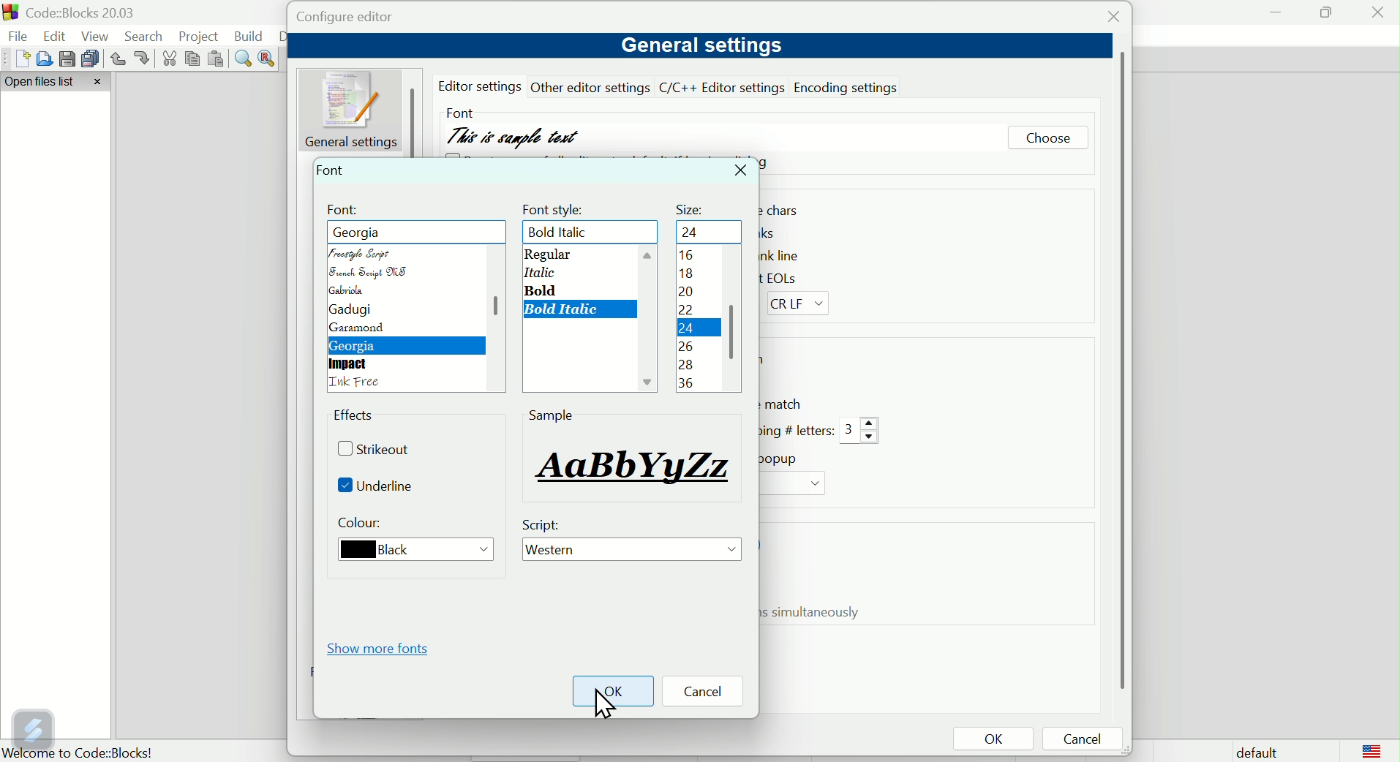 Image resolution: width=1400 pixels, height=762 pixels. Describe the element at coordinates (685, 257) in the screenshot. I see `16` at that location.